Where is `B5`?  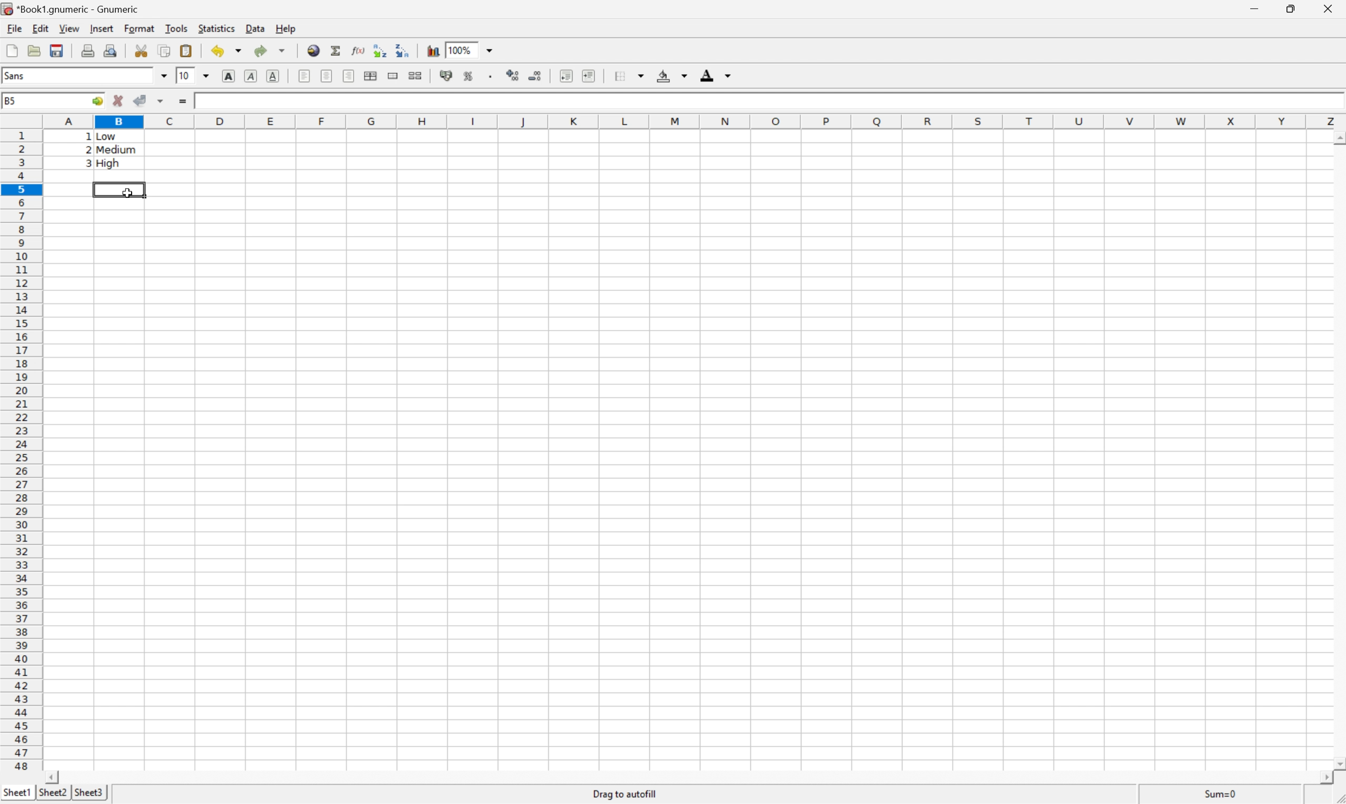 B5 is located at coordinates (12, 101).